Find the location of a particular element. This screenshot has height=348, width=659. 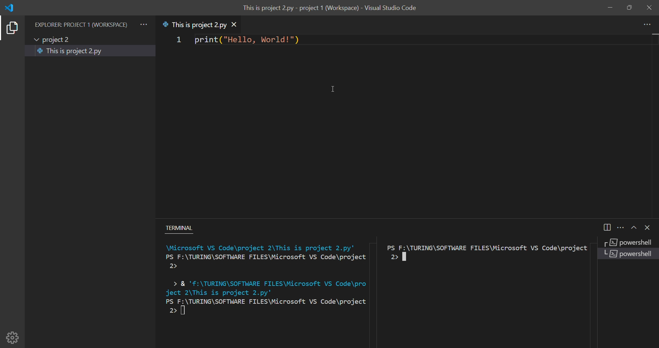

close is located at coordinates (649, 7).